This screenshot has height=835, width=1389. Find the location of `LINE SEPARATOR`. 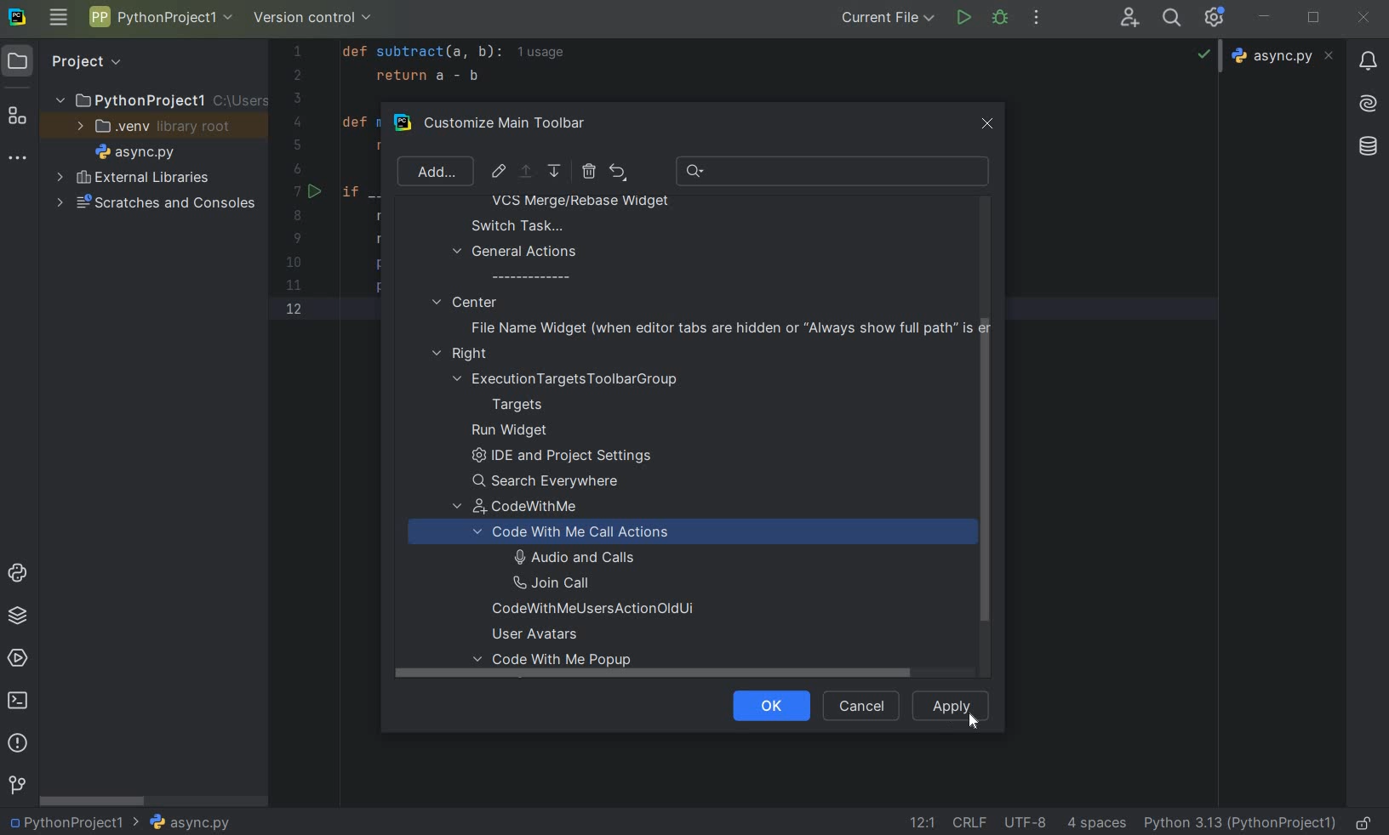

LINE SEPARATOR is located at coordinates (971, 821).